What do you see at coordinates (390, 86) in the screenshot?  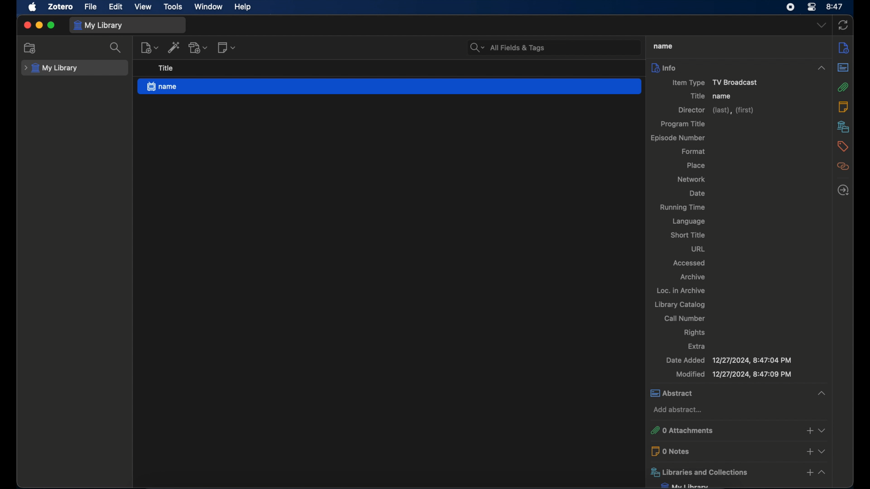 I see `name` at bounding box center [390, 86].